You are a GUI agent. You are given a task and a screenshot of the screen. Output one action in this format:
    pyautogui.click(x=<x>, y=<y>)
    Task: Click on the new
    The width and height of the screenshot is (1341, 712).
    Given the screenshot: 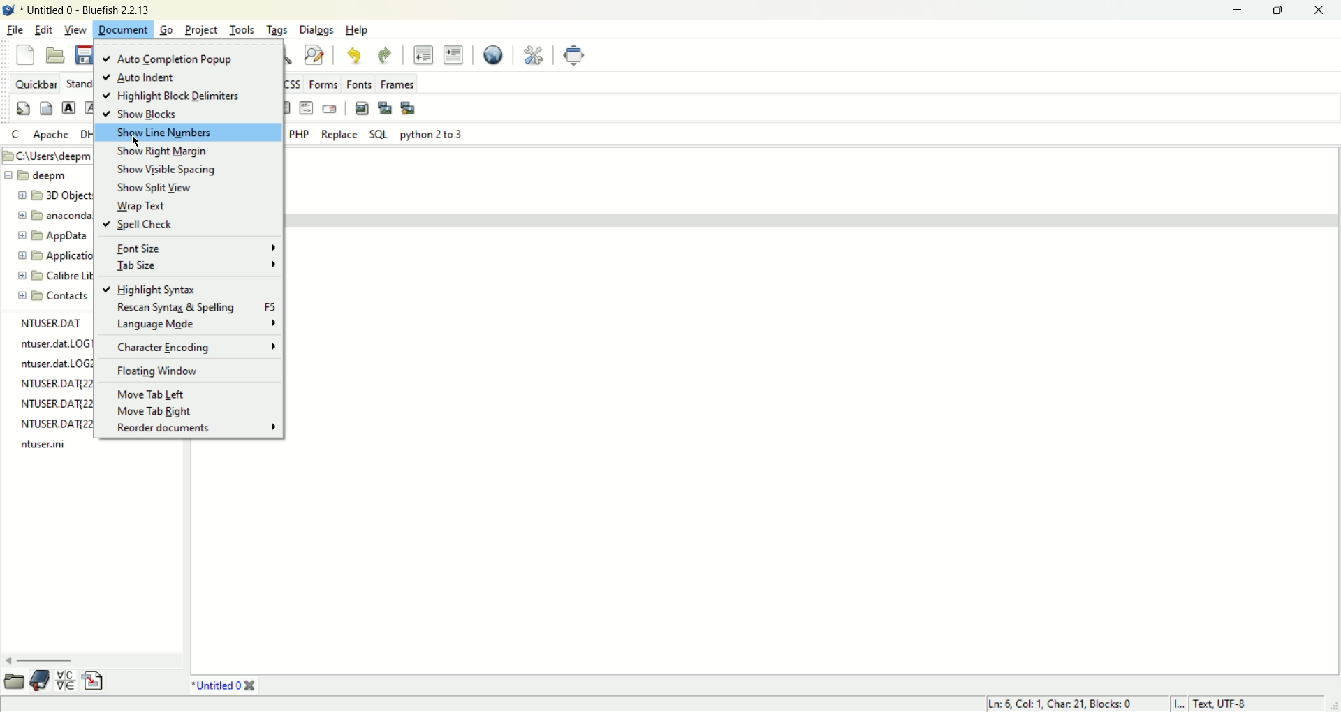 What is the action you would take?
    pyautogui.click(x=27, y=54)
    